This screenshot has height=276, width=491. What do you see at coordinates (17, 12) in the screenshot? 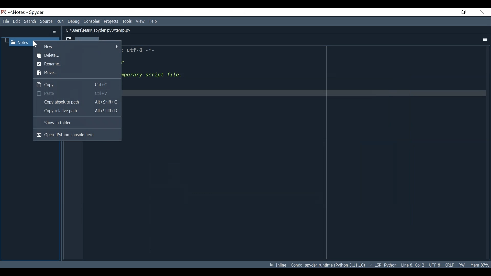
I see `Projects Name` at bounding box center [17, 12].